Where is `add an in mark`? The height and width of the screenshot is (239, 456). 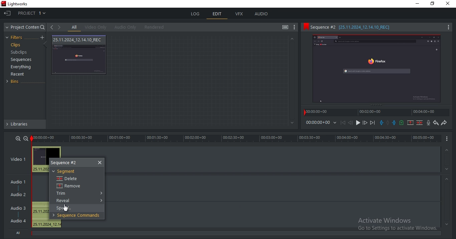 add an in mark is located at coordinates (381, 123).